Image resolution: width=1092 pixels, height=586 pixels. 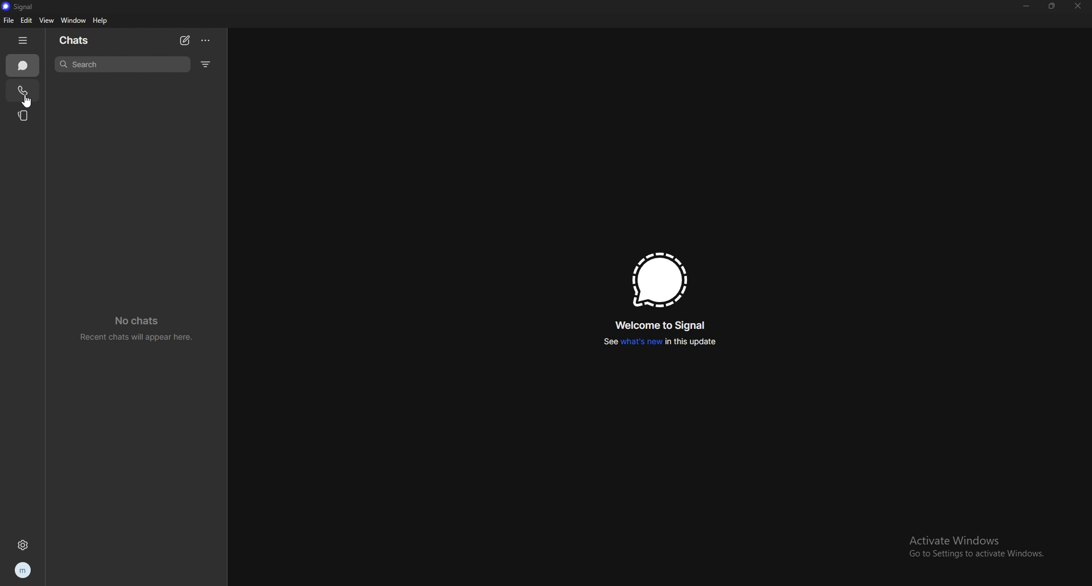 What do you see at coordinates (1053, 5) in the screenshot?
I see `resize` at bounding box center [1053, 5].